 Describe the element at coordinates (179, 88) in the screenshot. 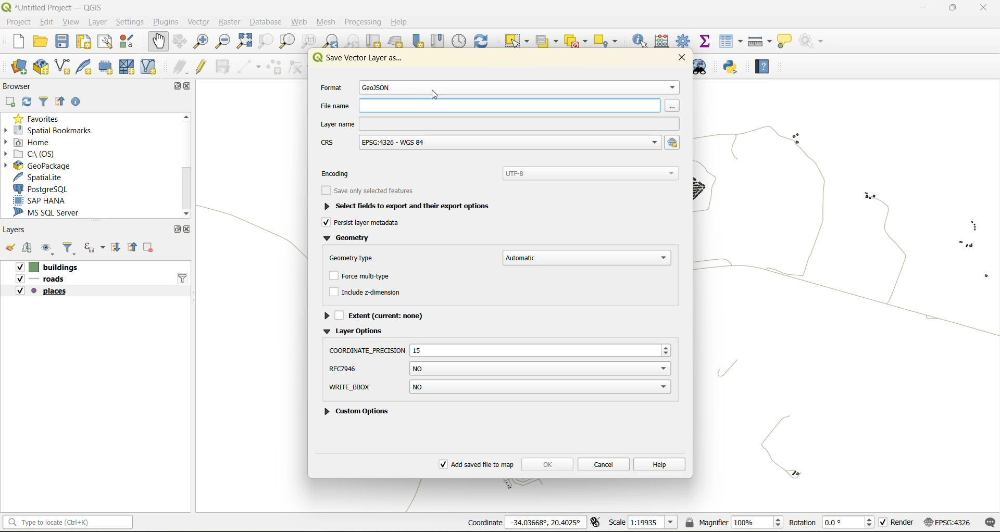

I see `maximize` at that location.